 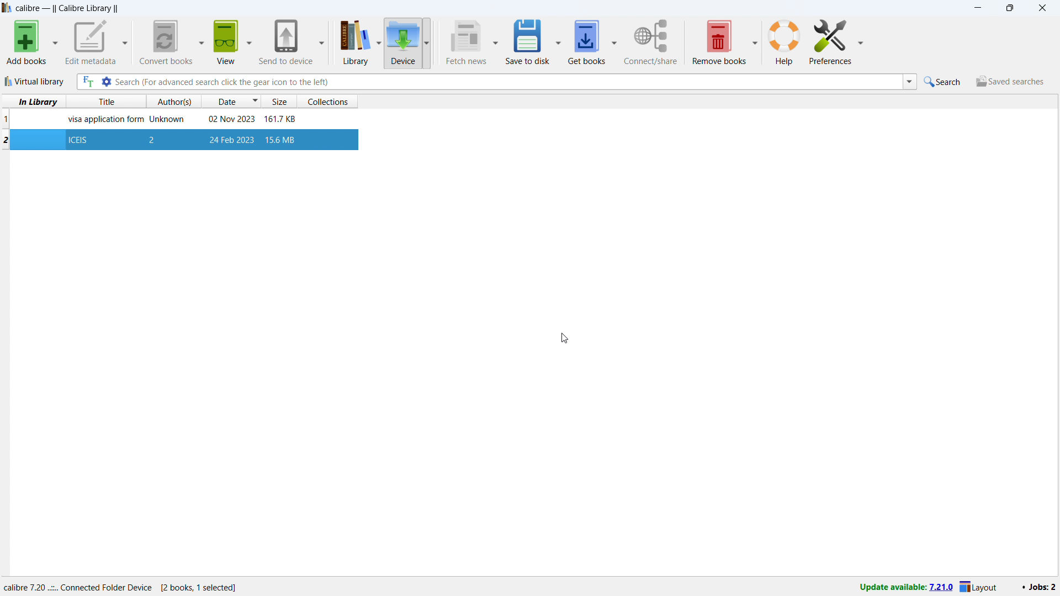 I want to click on layout, so click(x=981, y=587).